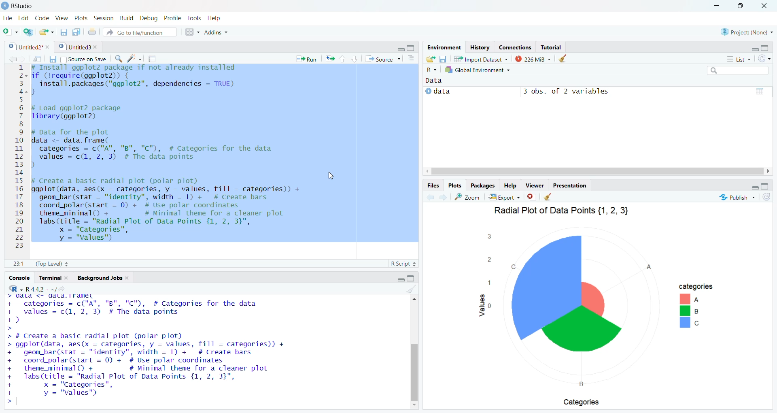  I want to click on search, so click(118, 59).